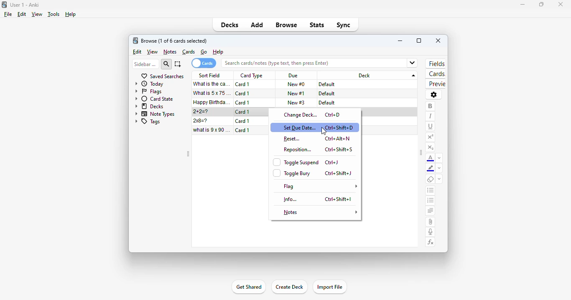 The image size is (571, 300). What do you see at coordinates (431, 169) in the screenshot?
I see `text highlighting color` at bounding box center [431, 169].